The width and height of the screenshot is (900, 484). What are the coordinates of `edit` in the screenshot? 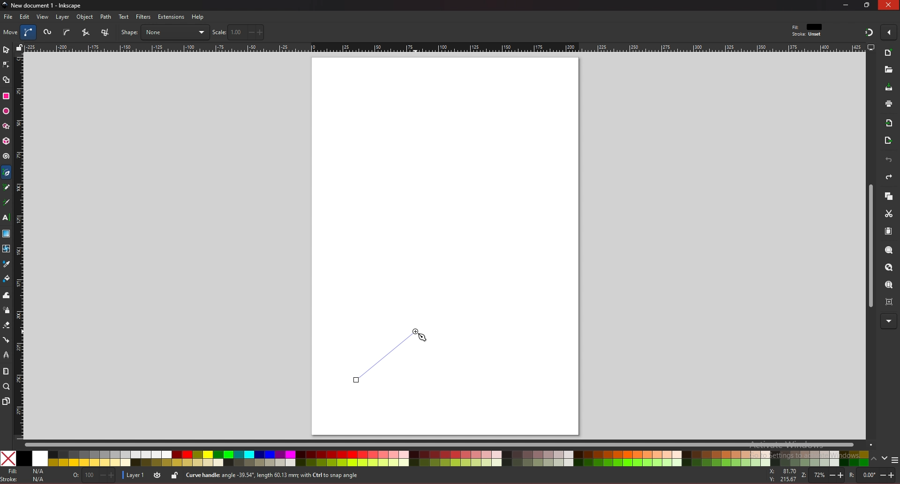 It's located at (25, 16).